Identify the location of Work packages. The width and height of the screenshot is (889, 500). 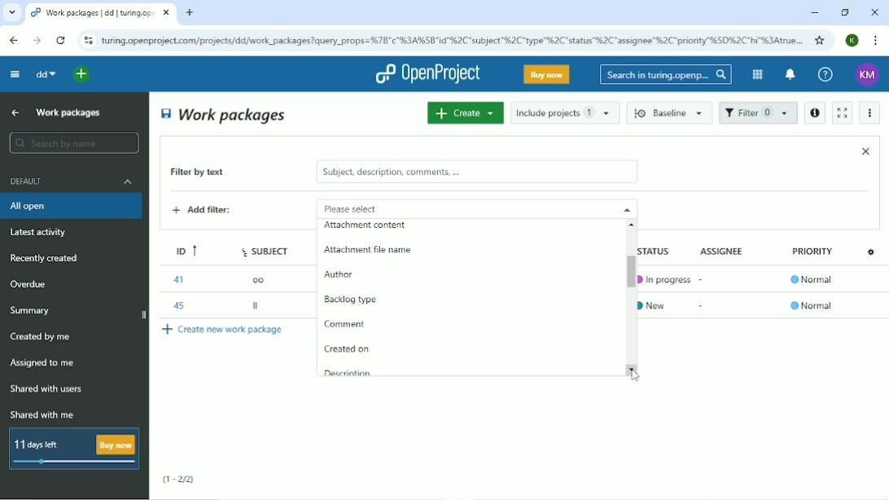
(225, 114).